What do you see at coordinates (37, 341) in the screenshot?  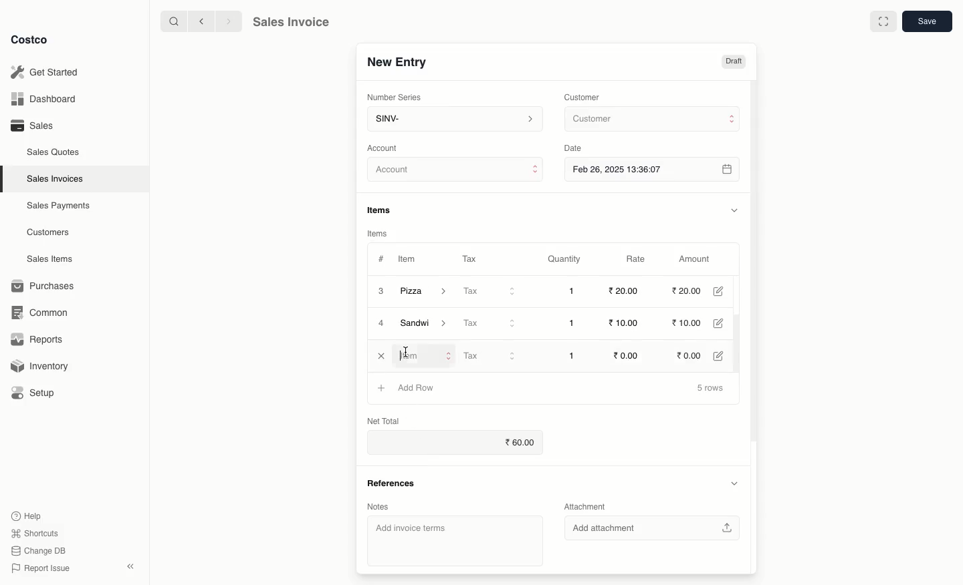 I see `Reports` at bounding box center [37, 341].